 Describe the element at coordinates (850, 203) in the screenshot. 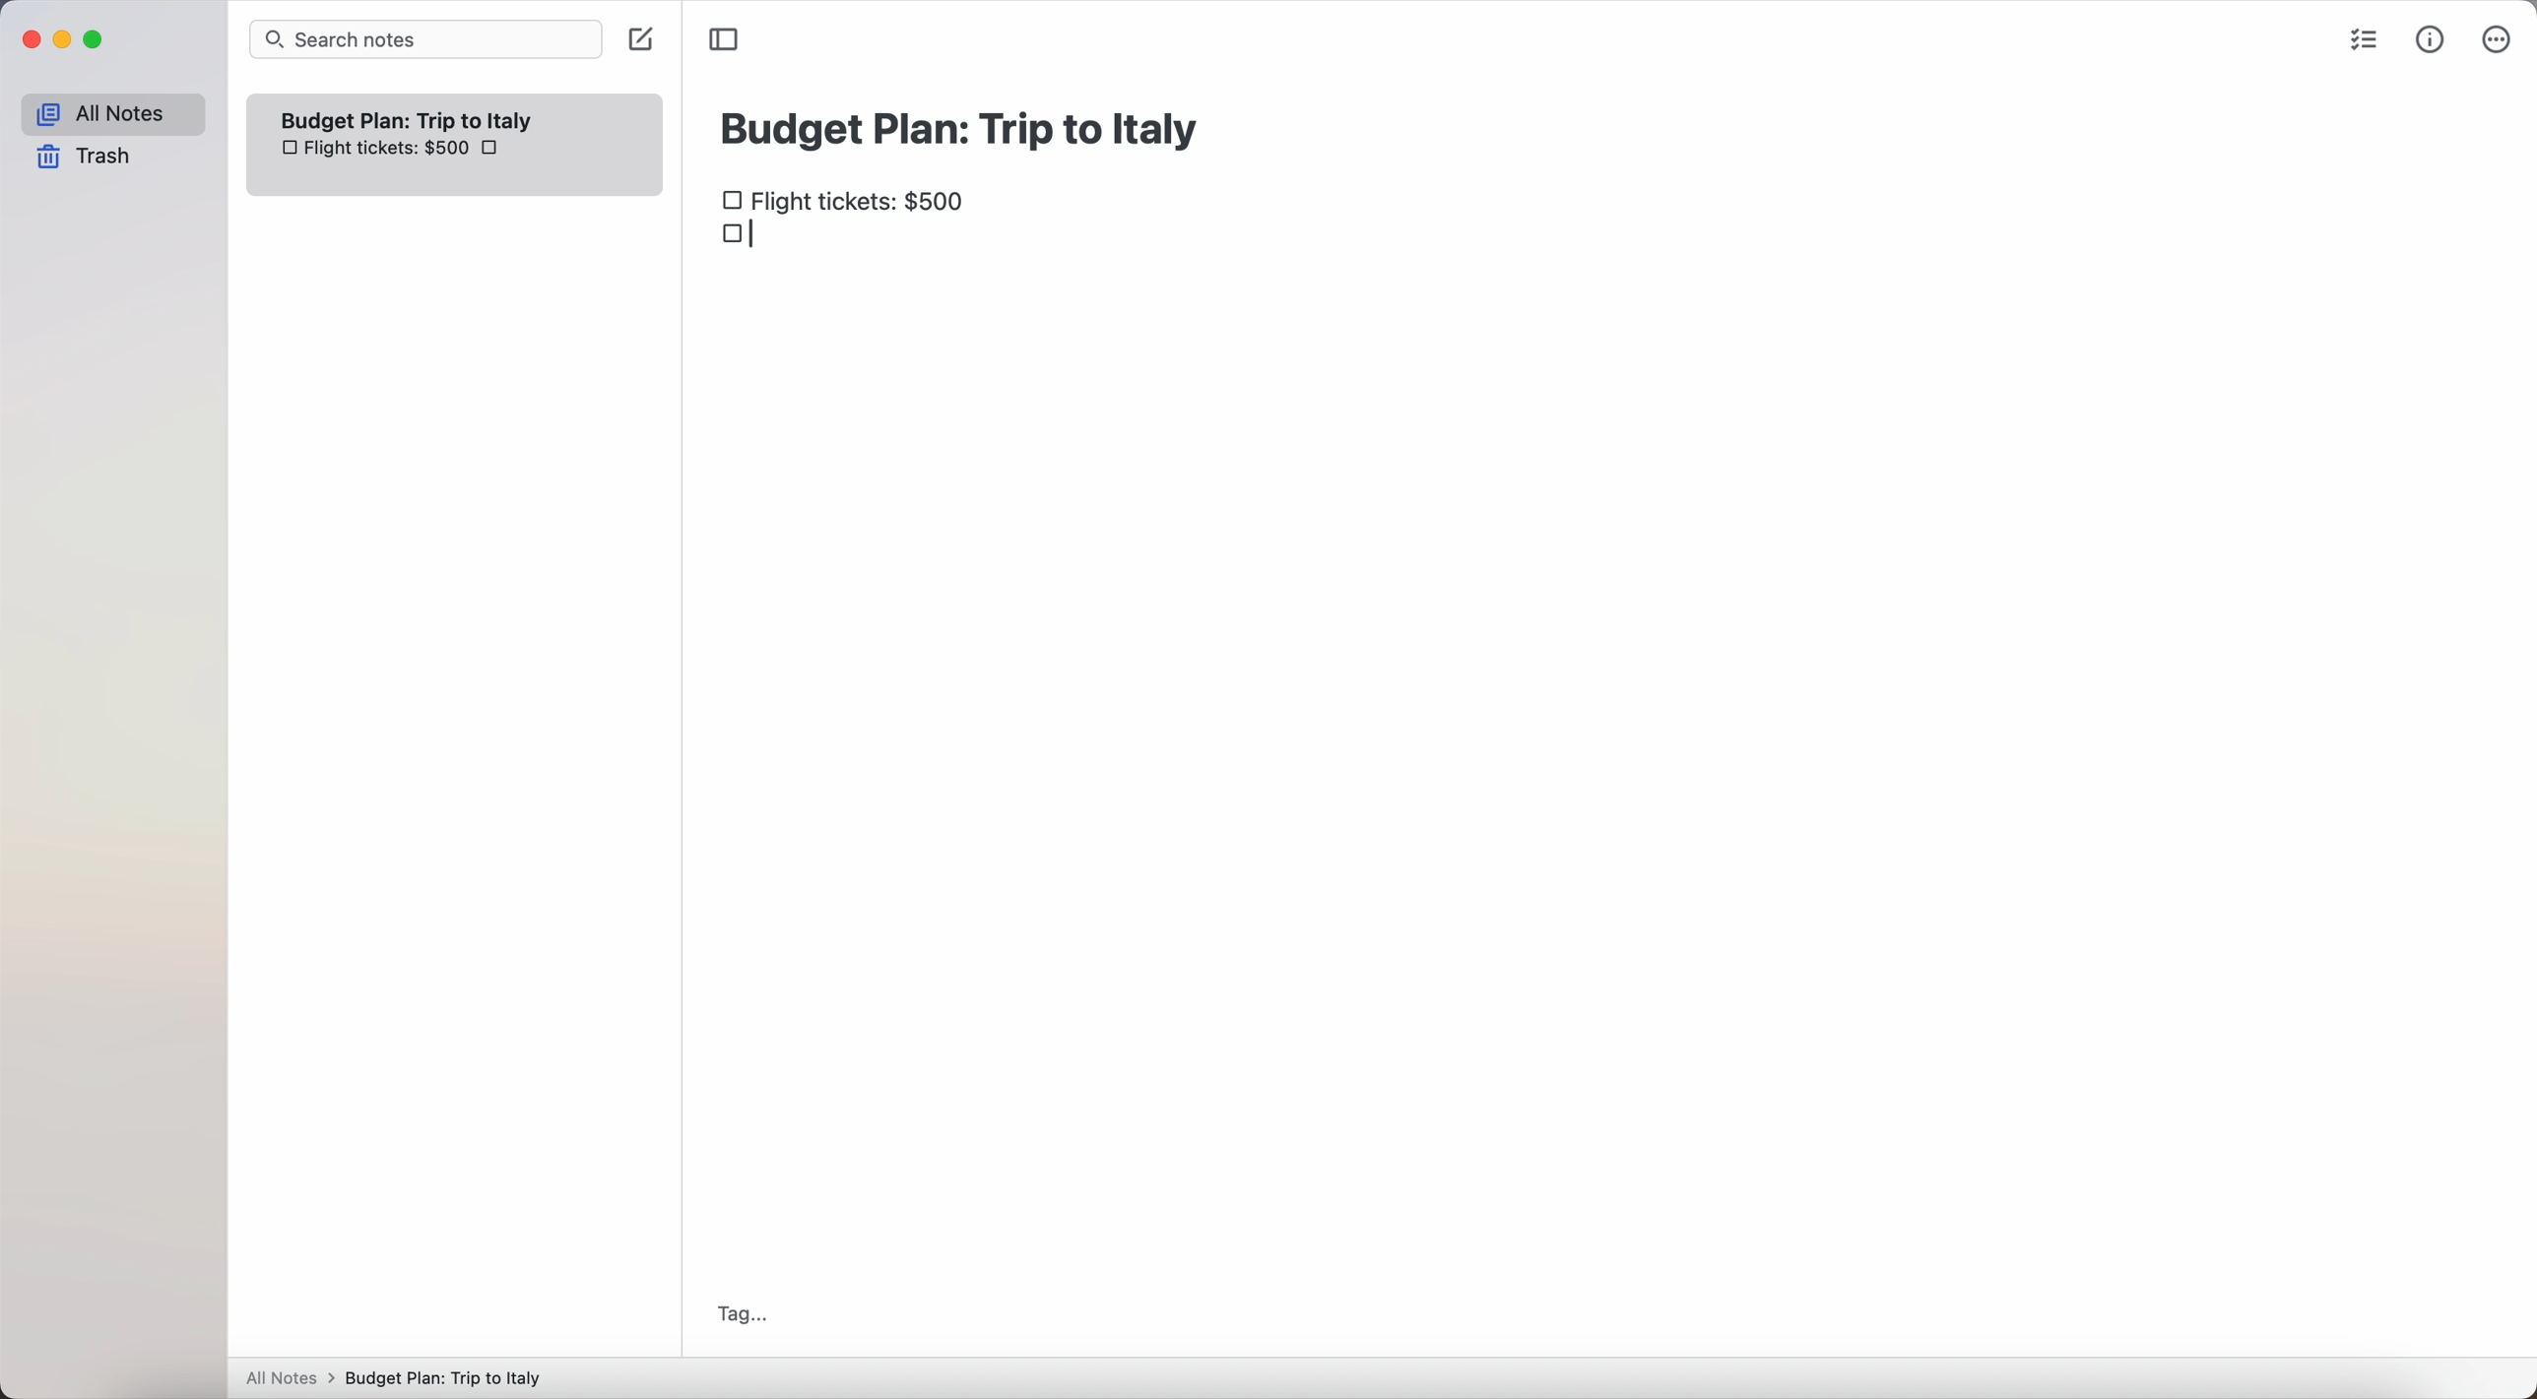

I see `flight tickets: $500` at that location.